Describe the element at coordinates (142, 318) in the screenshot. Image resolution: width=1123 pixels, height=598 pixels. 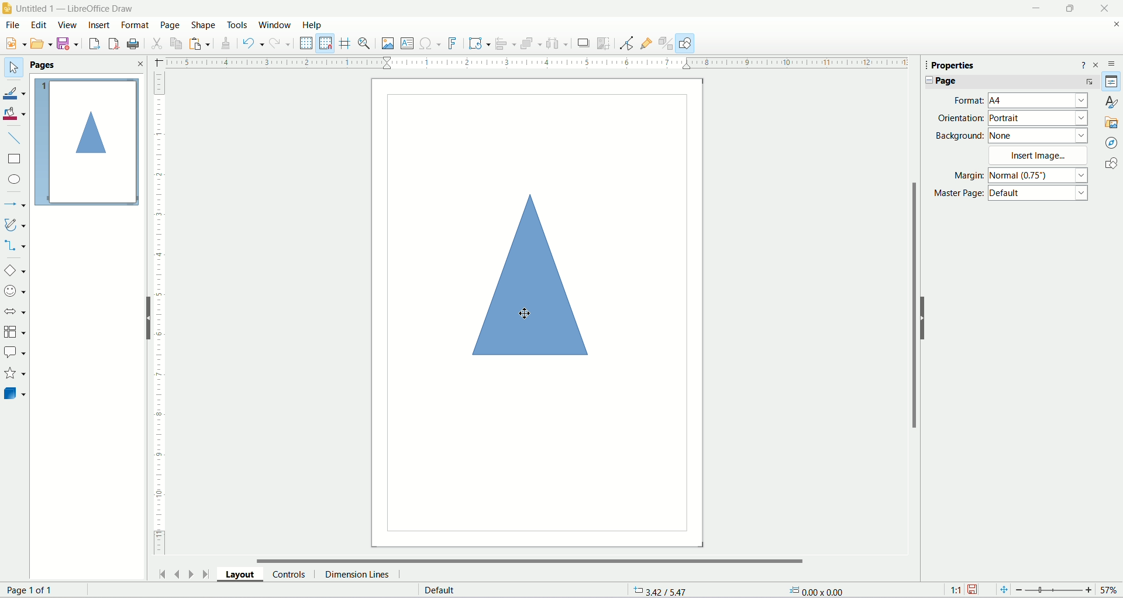
I see `Hide` at that location.